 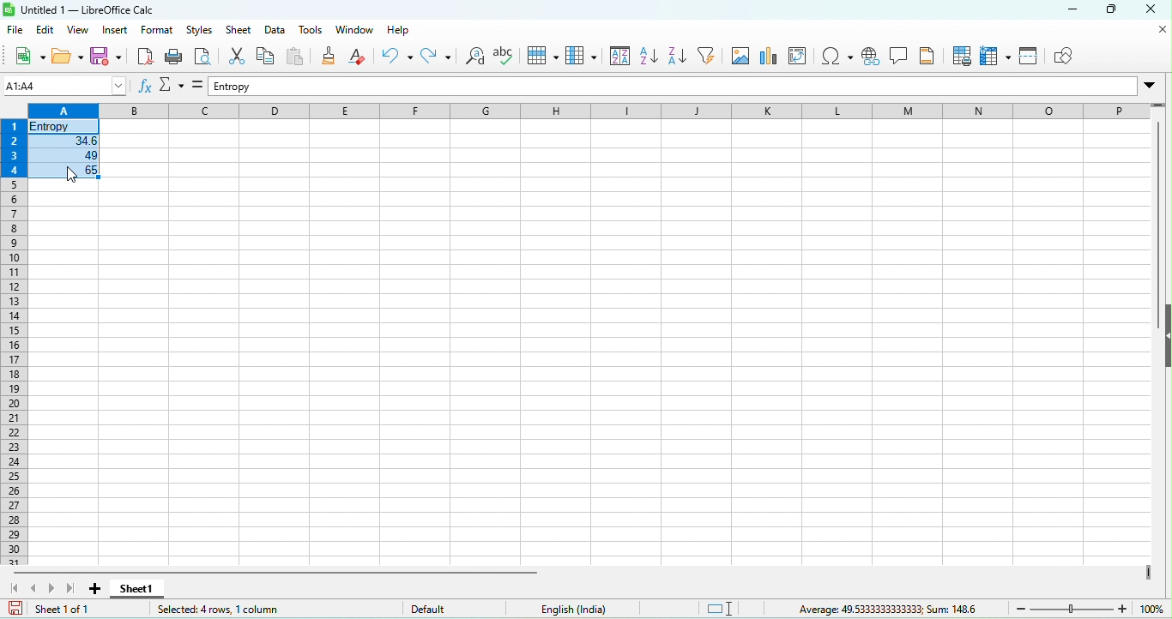 What do you see at coordinates (772, 56) in the screenshot?
I see `chart` at bounding box center [772, 56].